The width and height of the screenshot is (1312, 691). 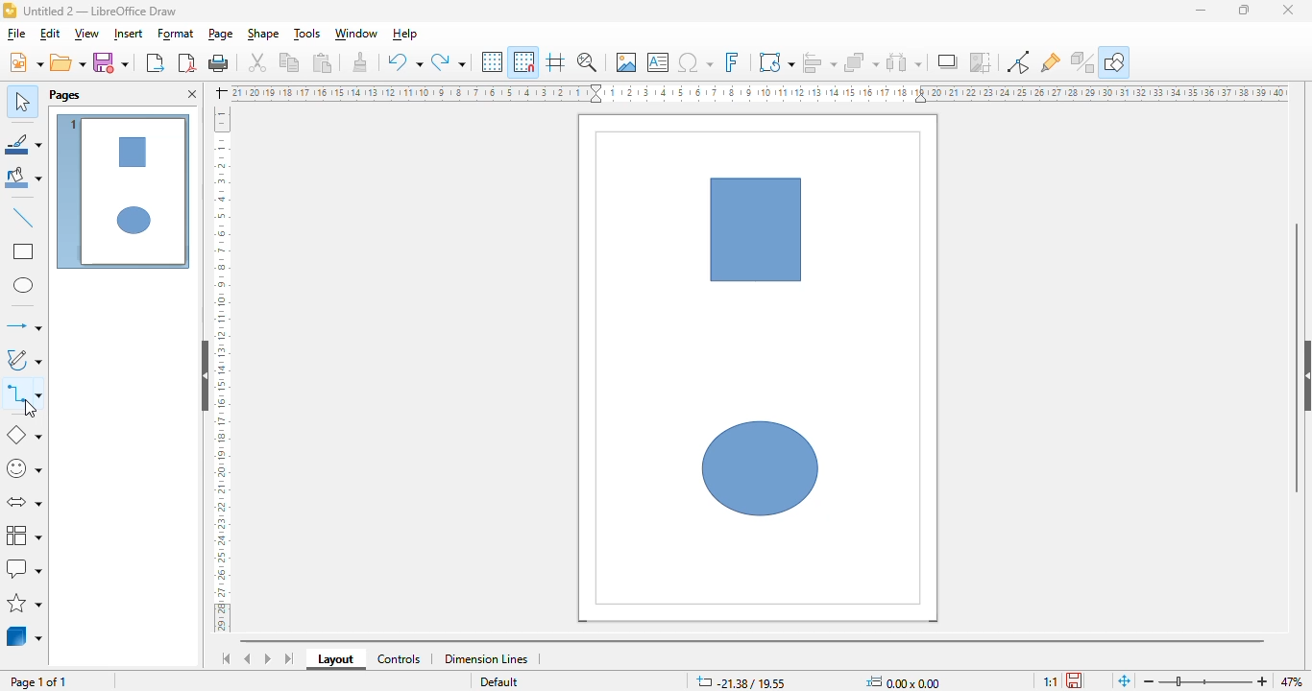 I want to click on shadow, so click(x=949, y=62).